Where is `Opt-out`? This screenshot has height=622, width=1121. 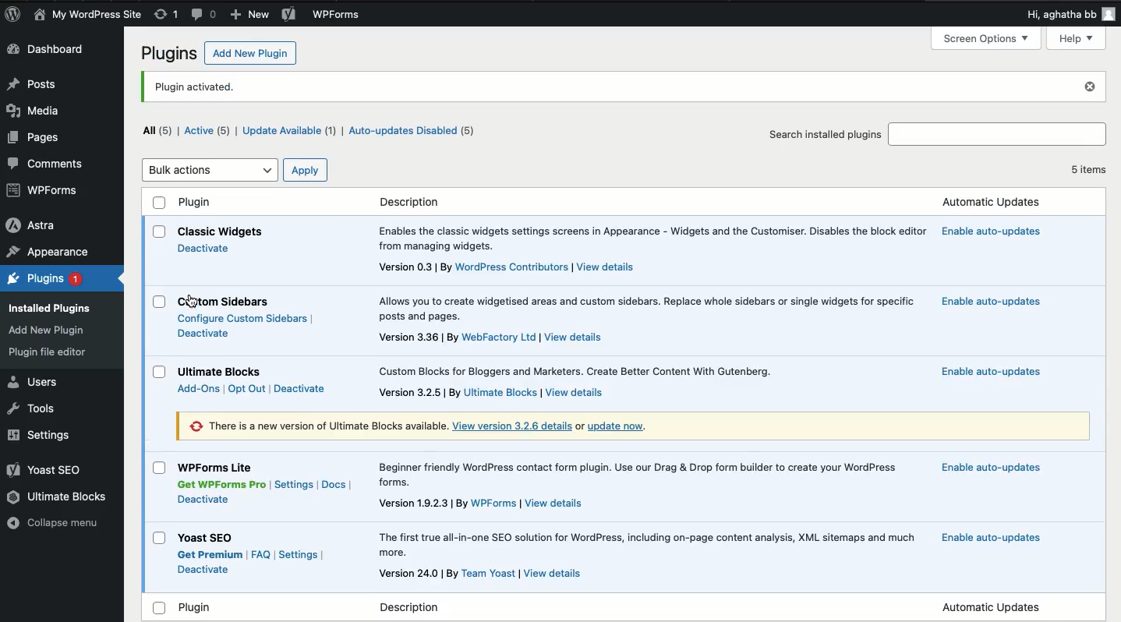
Opt-out is located at coordinates (245, 391).